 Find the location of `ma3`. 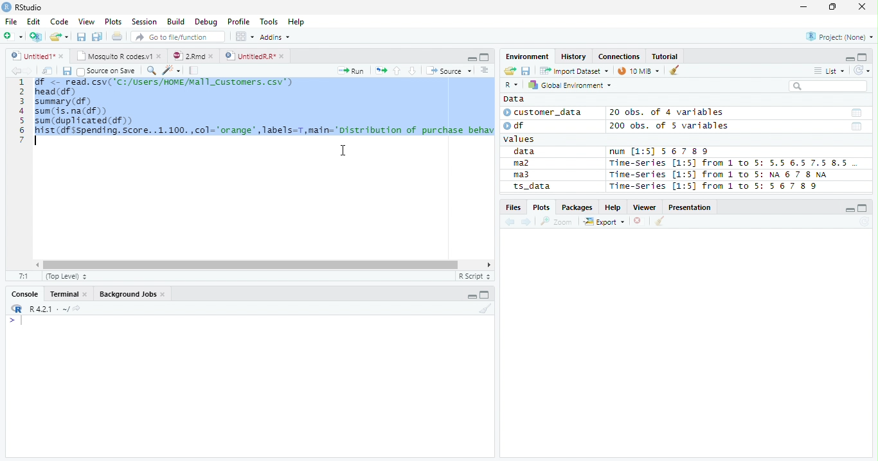

ma3 is located at coordinates (524, 175).